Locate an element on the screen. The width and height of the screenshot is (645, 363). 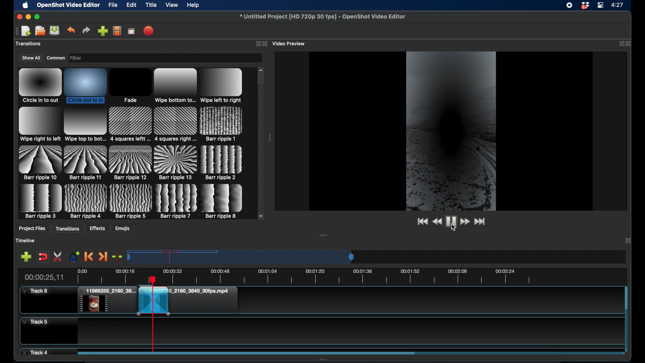
timeline is located at coordinates (333, 275).